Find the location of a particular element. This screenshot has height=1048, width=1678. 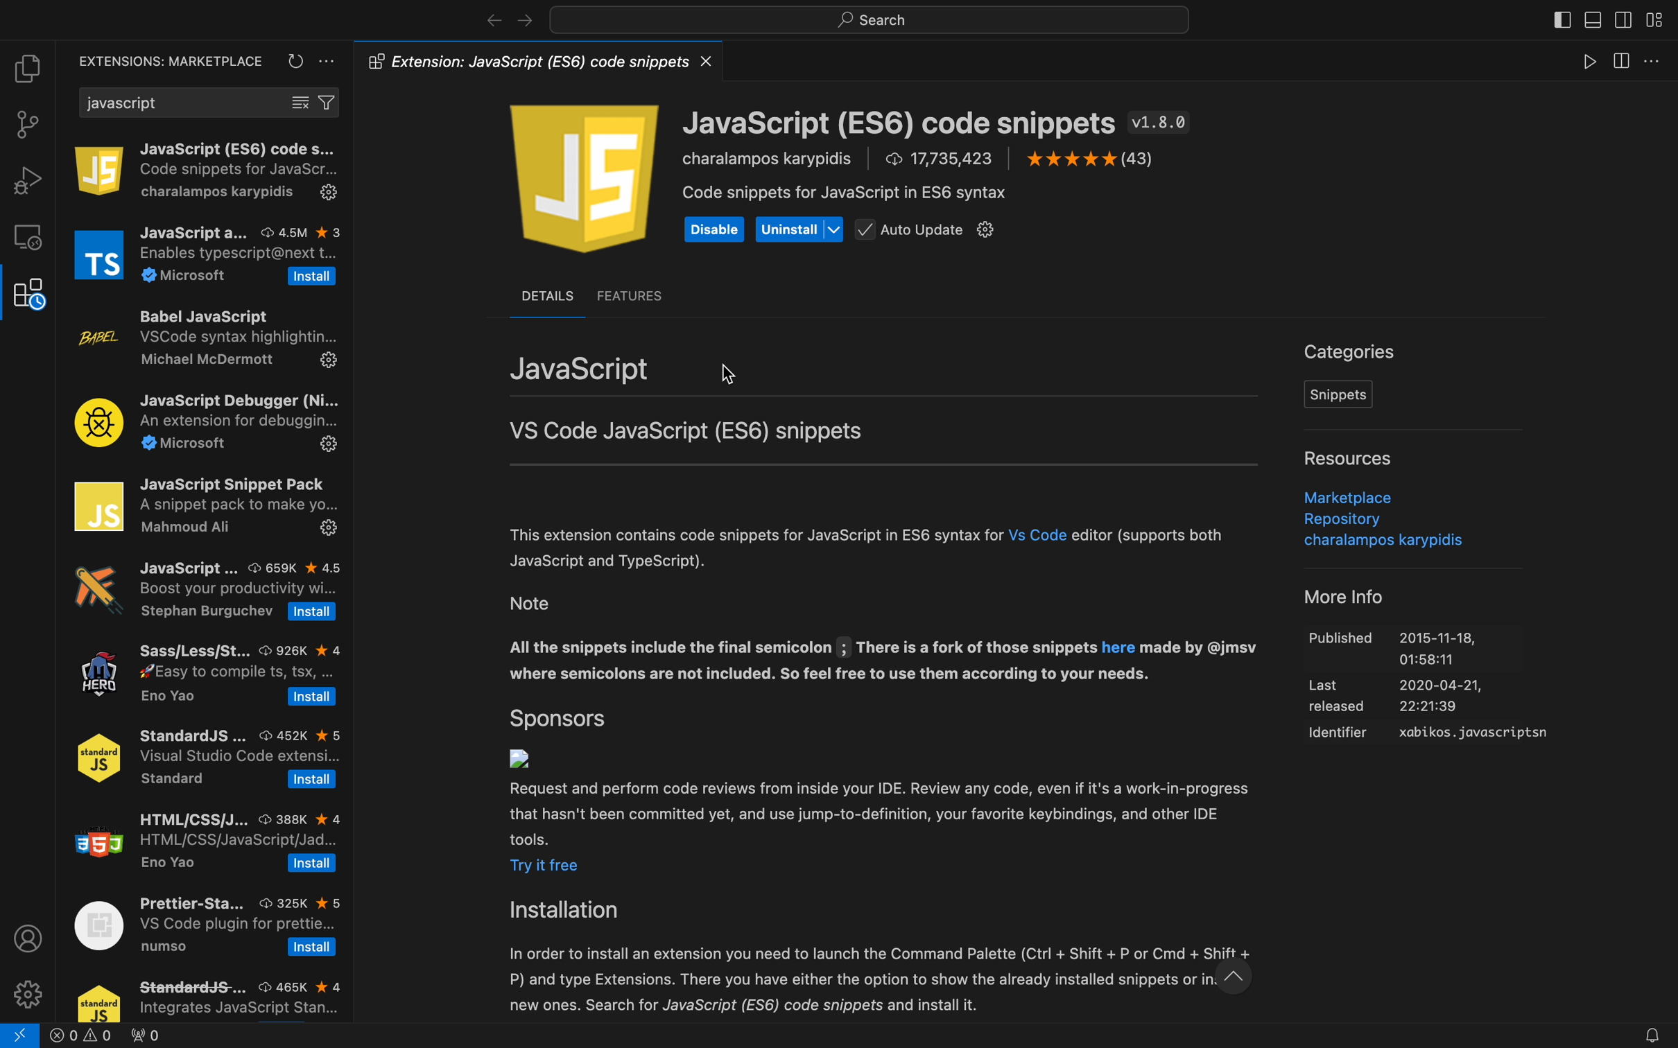

StandarddS-... © 465K kx 4
Integrates JavaScript Stan... is located at coordinates (208, 994).